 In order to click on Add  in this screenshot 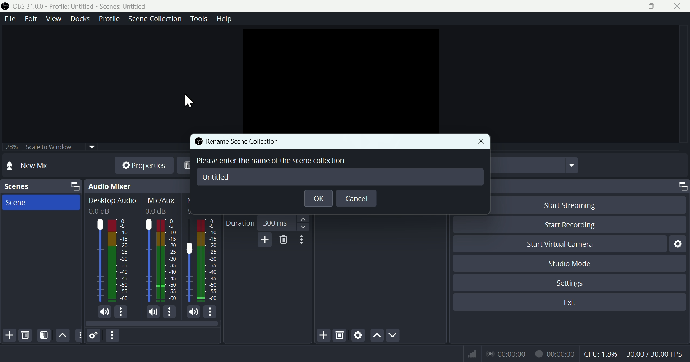, I will do `click(263, 241)`.